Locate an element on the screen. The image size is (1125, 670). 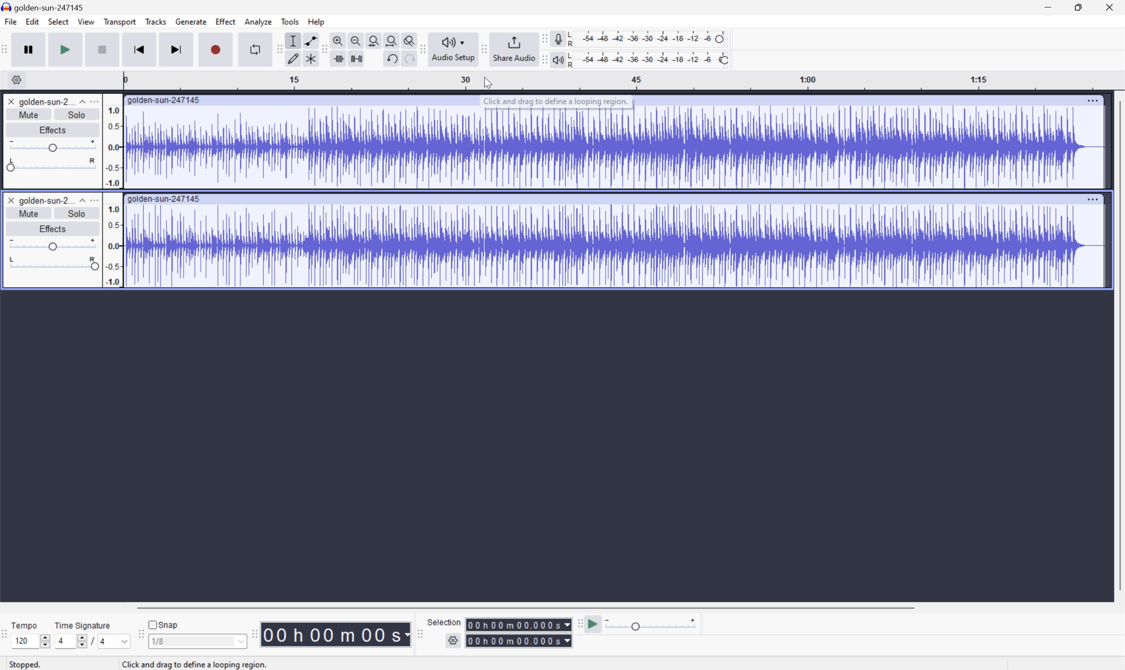
Audacity Share audio toolbar is located at coordinates (482, 47).